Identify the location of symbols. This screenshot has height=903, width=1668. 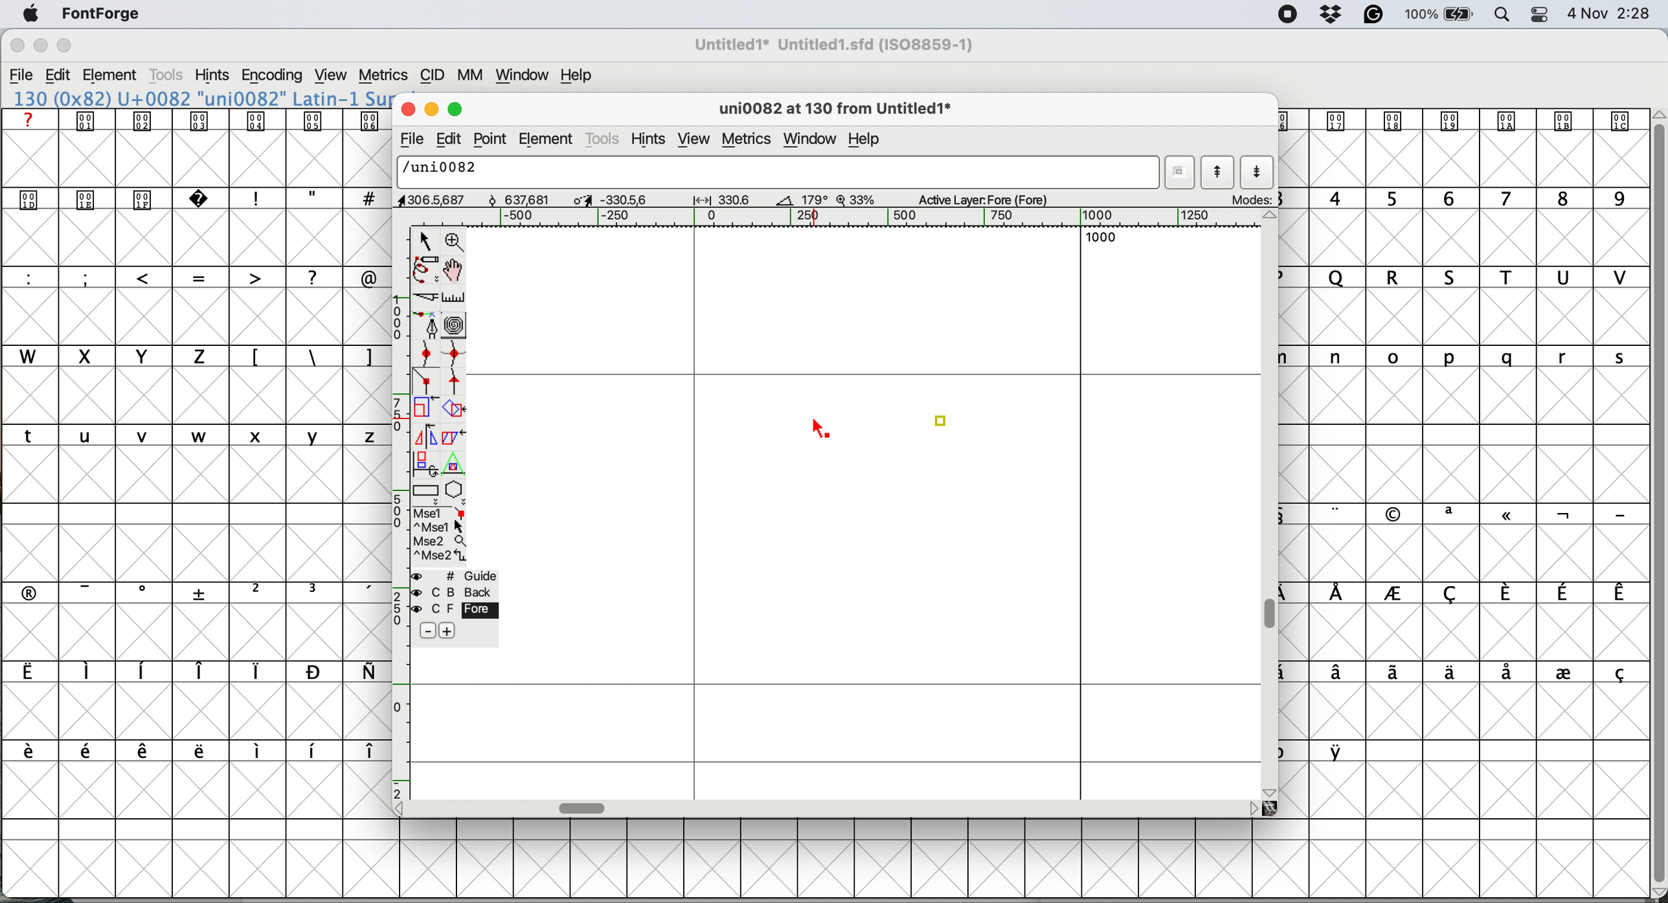
(312, 358).